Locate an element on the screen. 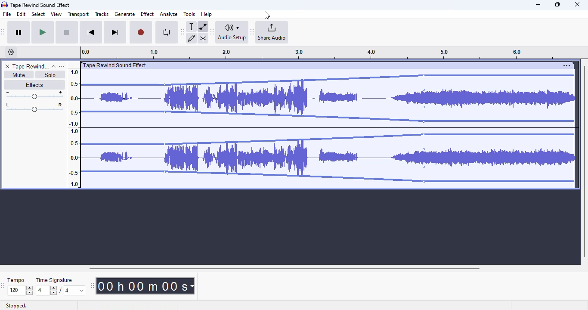 Image resolution: width=588 pixels, height=310 pixels. Input for time signature is located at coordinates (46, 291).